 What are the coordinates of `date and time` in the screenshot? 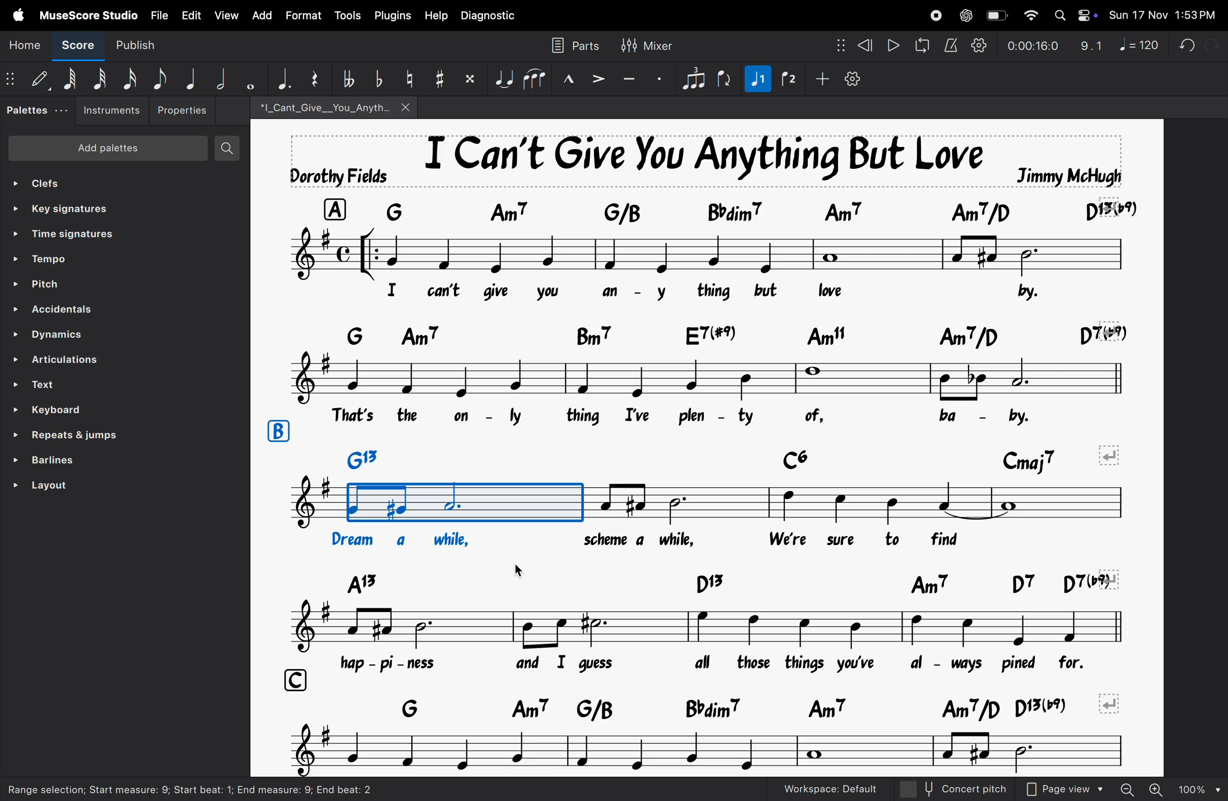 It's located at (1166, 12).